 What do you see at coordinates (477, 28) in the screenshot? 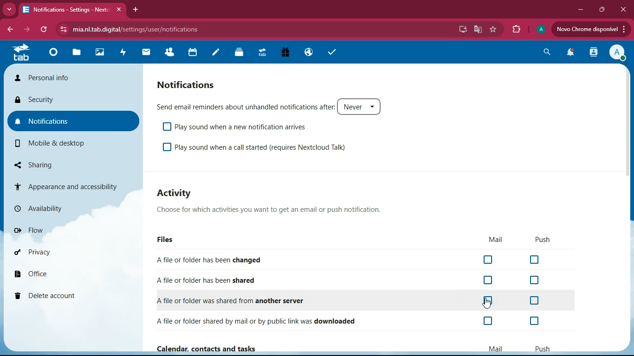
I see `google translate` at bounding box center [477, 28].